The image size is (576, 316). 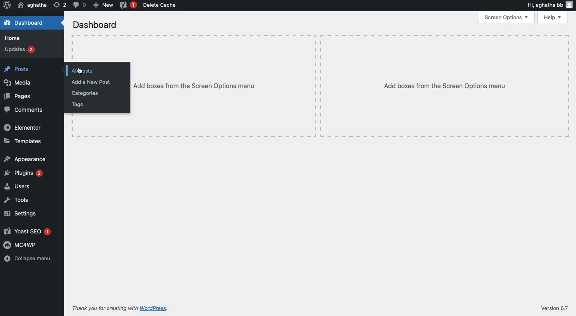 What do you see at coordinates (32, 5) in the screenshot?
I see `Home aghatha` at bounding box center [32, 5].